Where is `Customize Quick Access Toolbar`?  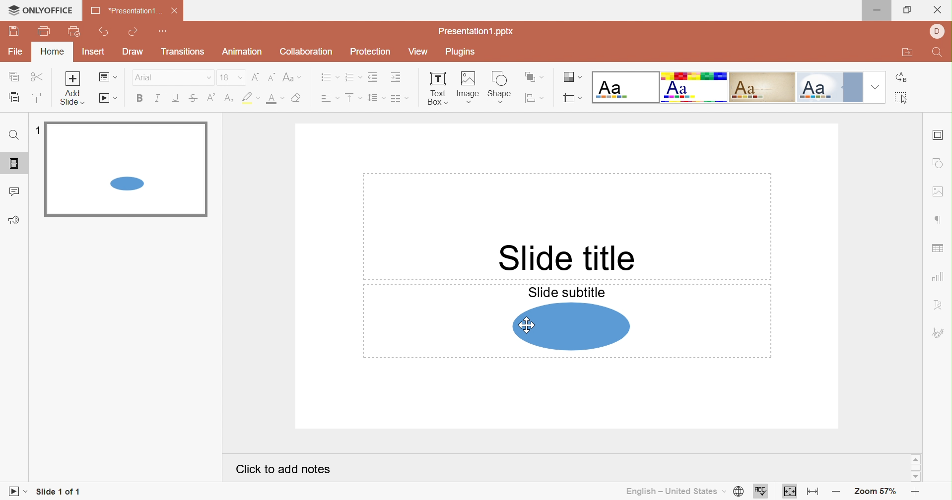
Customize Quick Access Toolbar is located at coordinates (164, 33).